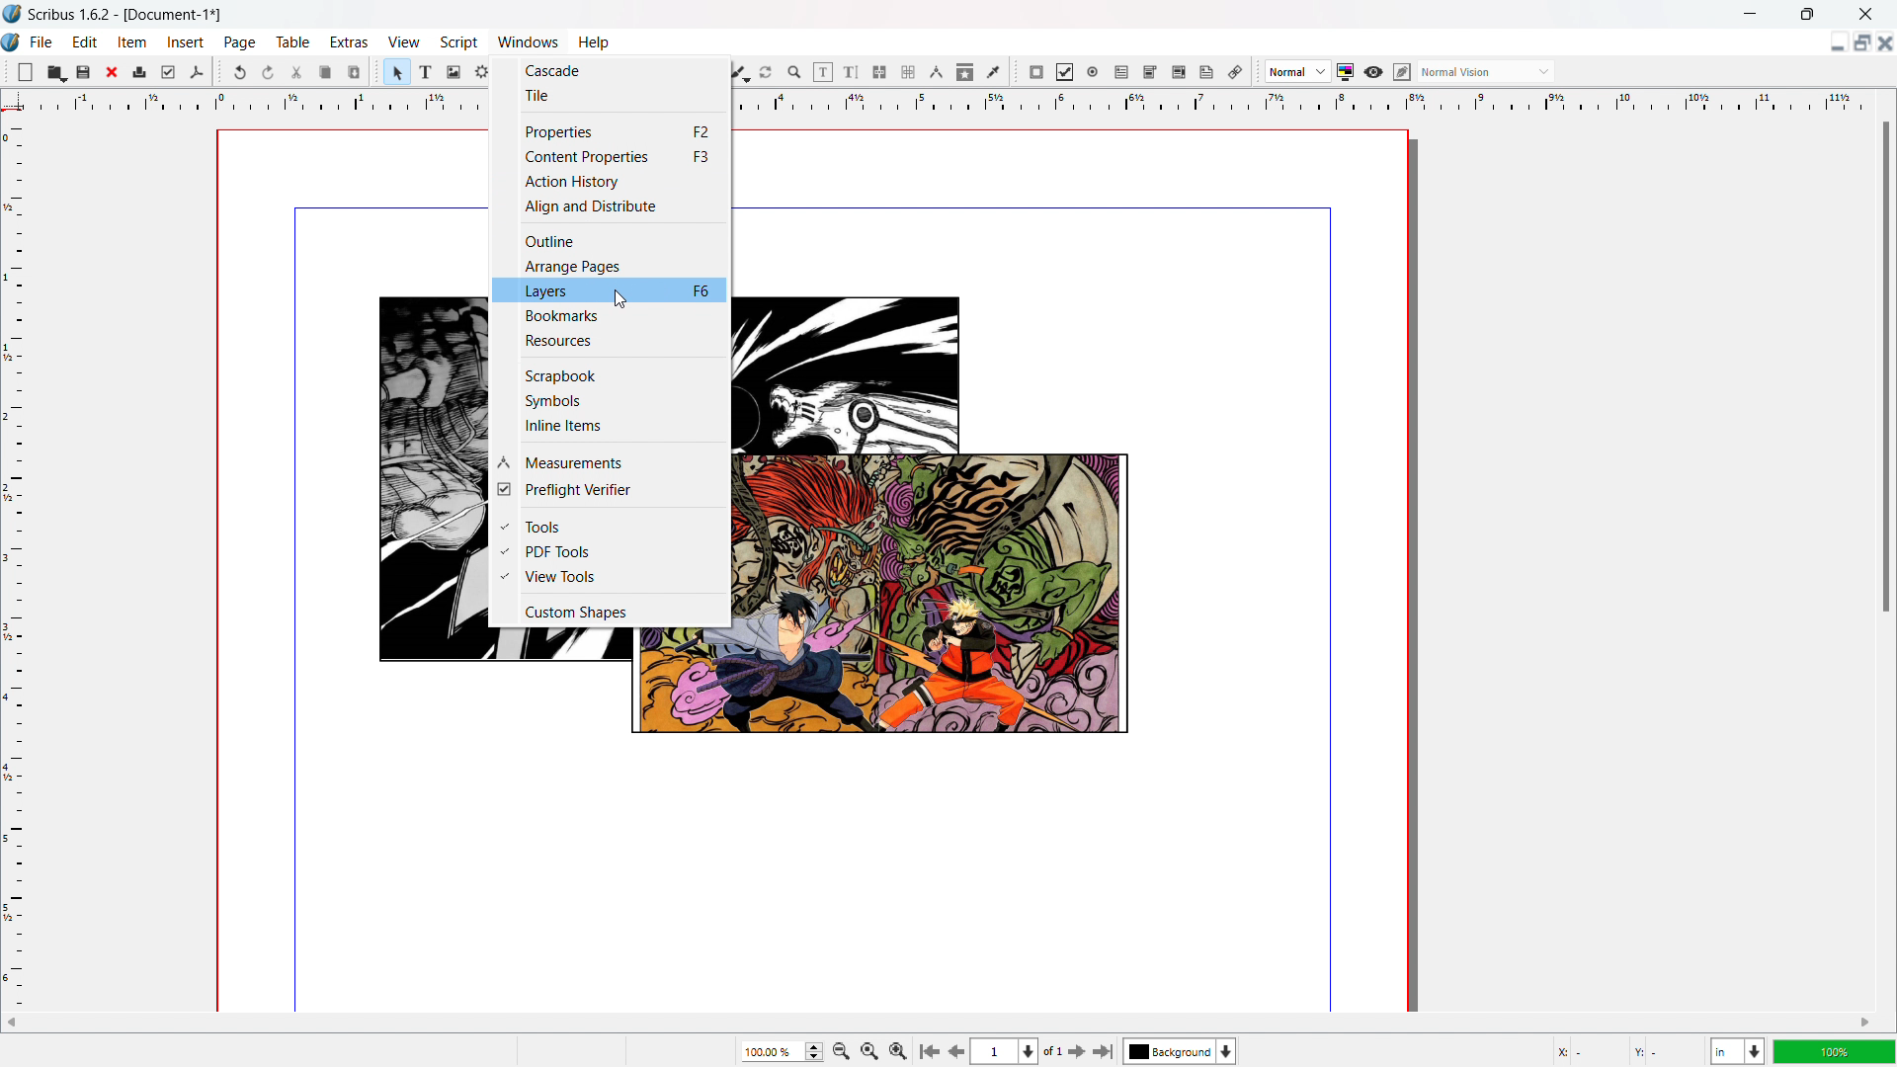  Describe the element at coordinates (114, 72) in the screenshot. I see `close` at that location.